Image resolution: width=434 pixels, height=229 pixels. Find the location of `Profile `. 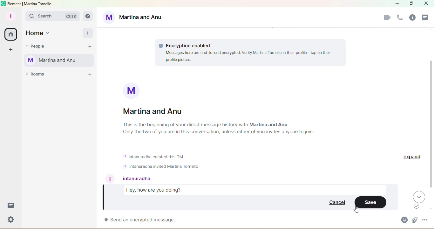

Profile  is located at coordinates (12, 15).